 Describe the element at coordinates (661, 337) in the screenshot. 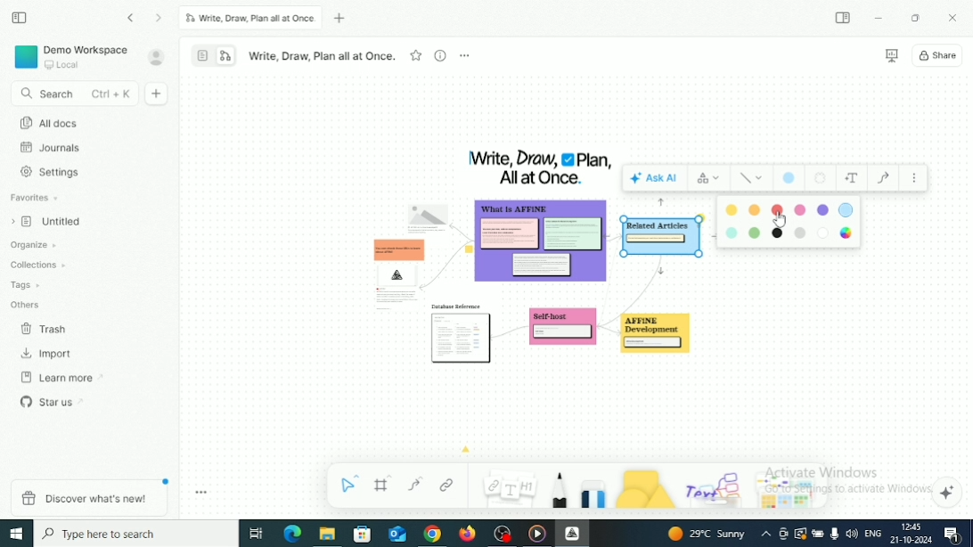

I see `Sticky notes` at that location.